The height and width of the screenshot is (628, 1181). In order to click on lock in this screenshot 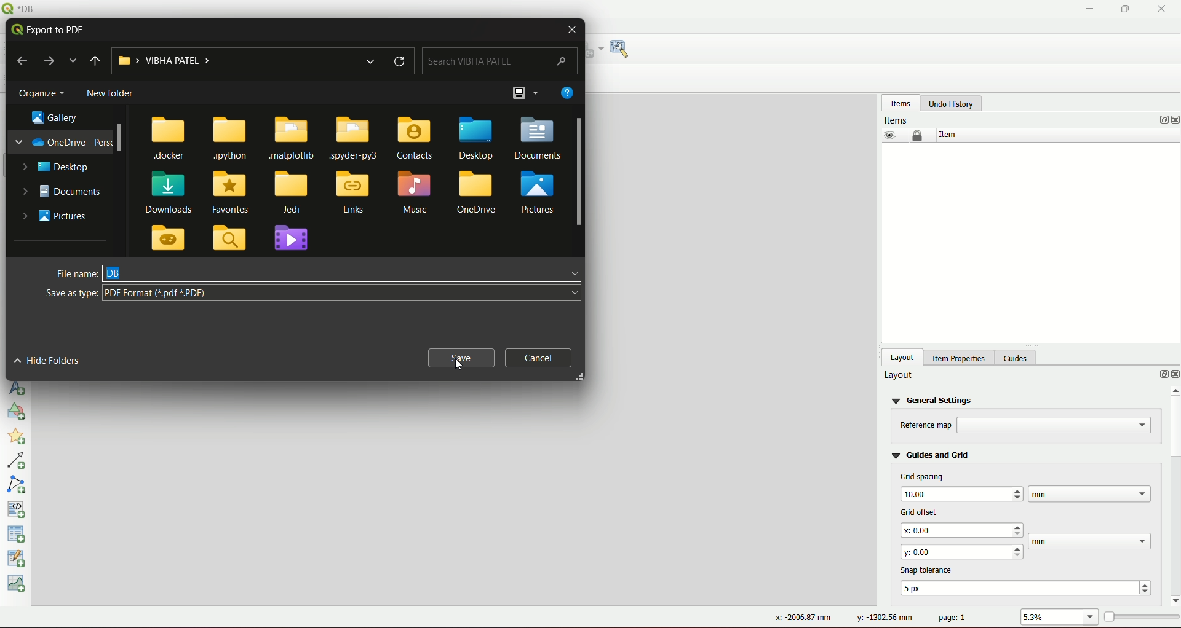, I will do `click(918, 136)`.